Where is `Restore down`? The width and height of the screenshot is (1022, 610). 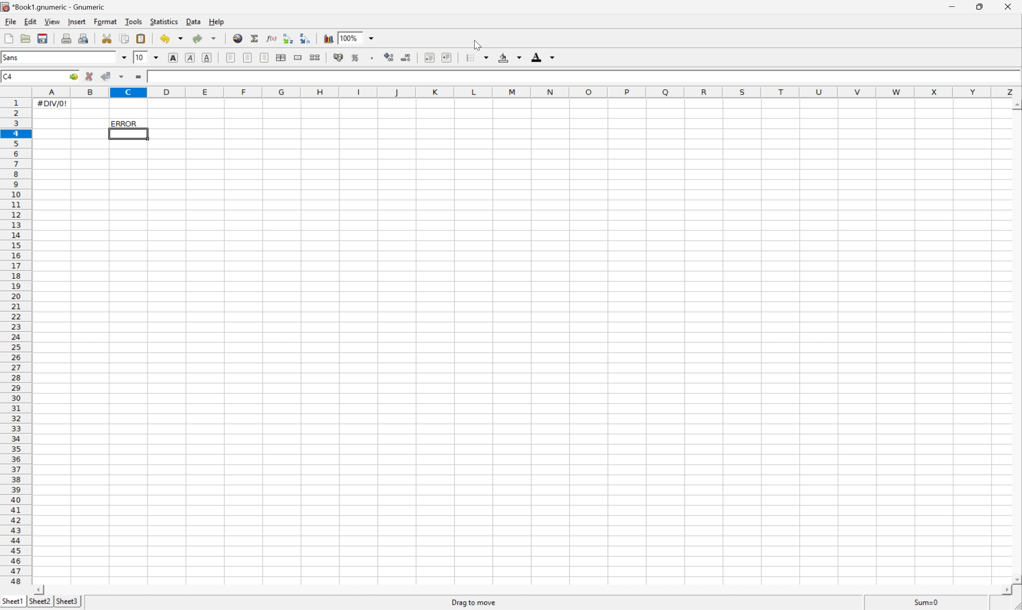
Restore down is located at coordinates (980, 6).